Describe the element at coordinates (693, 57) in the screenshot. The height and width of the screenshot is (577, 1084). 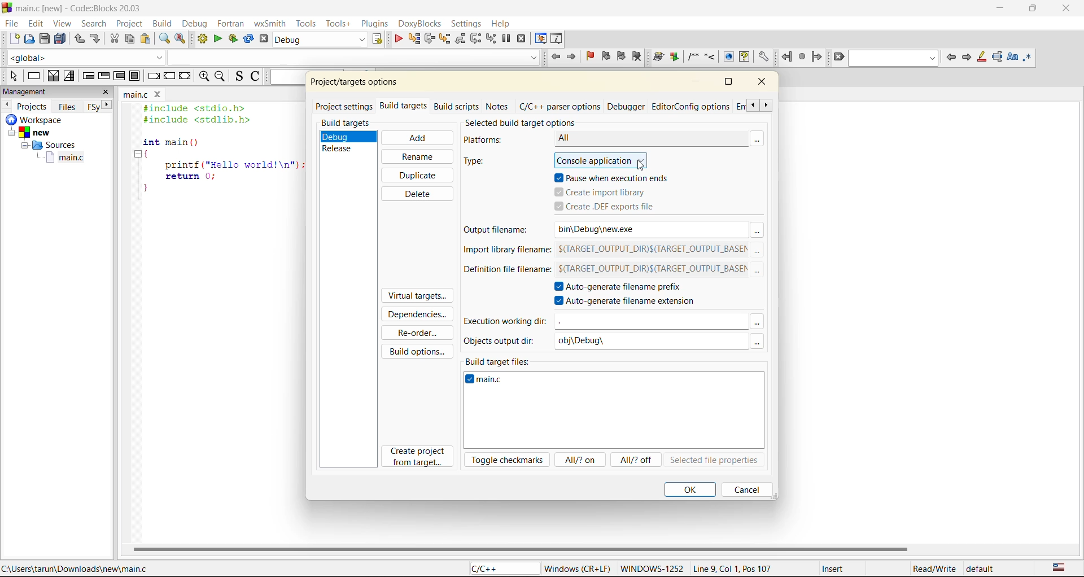
I see `Insert a comment block at the current line` at that location.